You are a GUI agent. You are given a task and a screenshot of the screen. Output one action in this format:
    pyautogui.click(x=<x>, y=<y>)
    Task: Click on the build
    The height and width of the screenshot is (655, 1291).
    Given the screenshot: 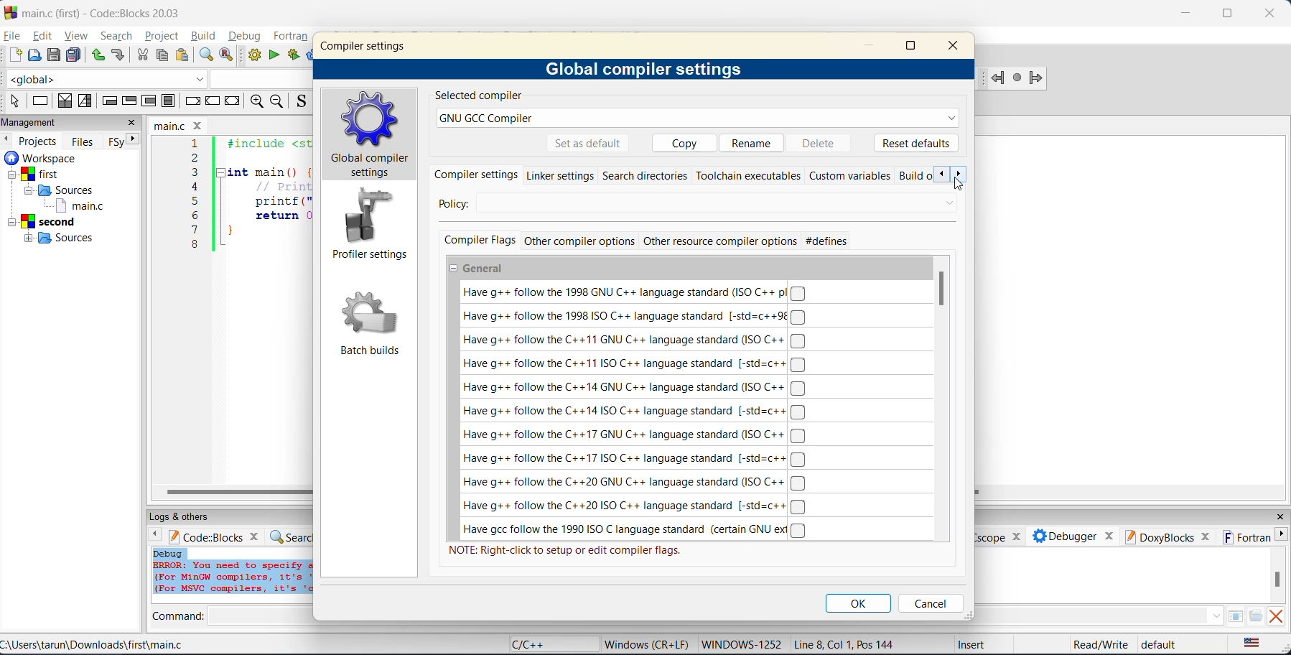 What is the action you would take?
    pyautogui.click(x=205, y=37)
    